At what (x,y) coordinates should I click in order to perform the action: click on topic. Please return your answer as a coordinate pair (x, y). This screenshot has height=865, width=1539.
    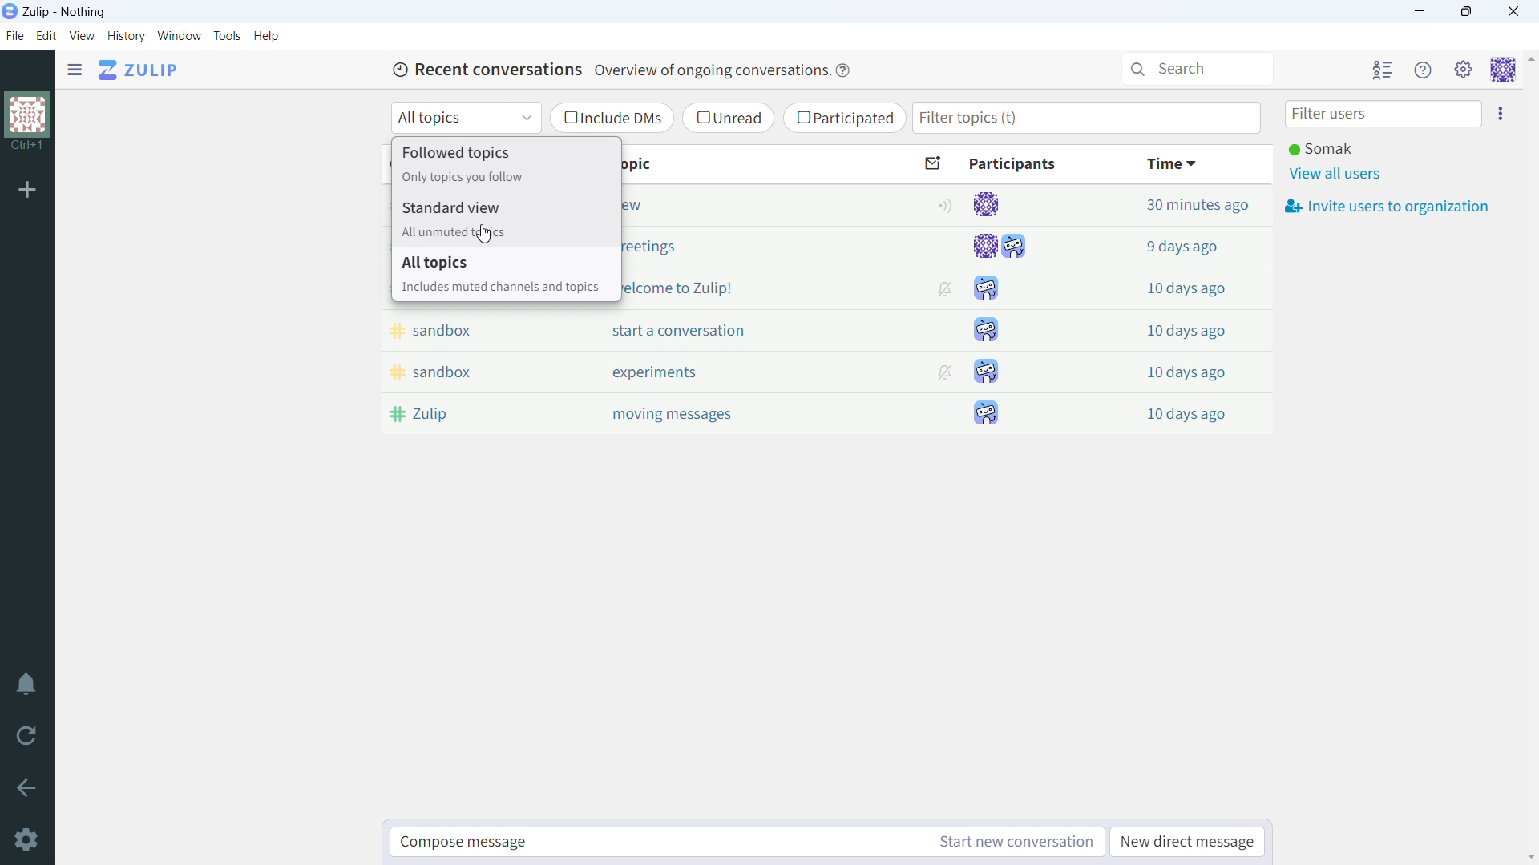
    Looking at the image, I should click on (748, 163).